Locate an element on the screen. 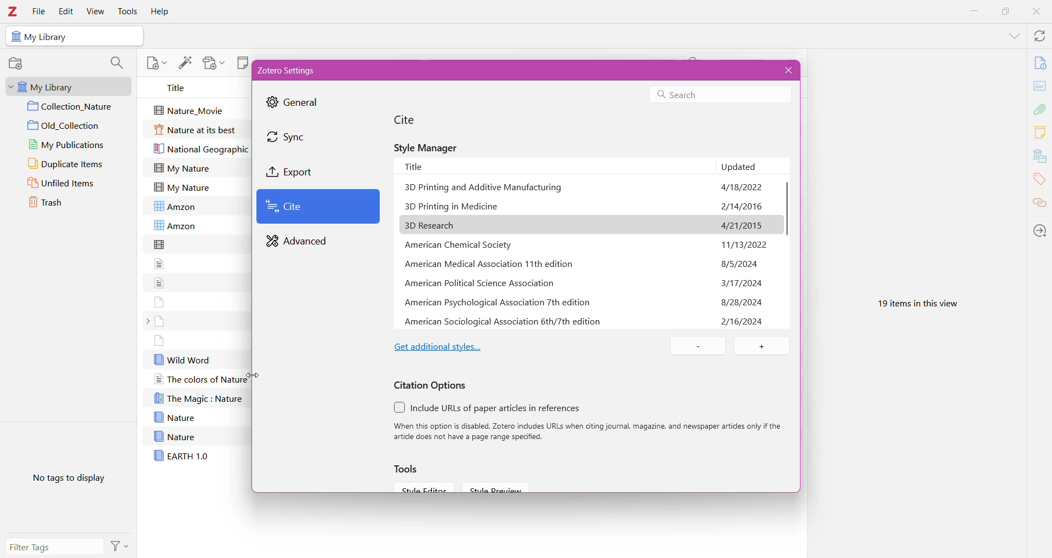 This screenshot has width=1052, height=558. Wild Word is located at coordinates (182, 359).